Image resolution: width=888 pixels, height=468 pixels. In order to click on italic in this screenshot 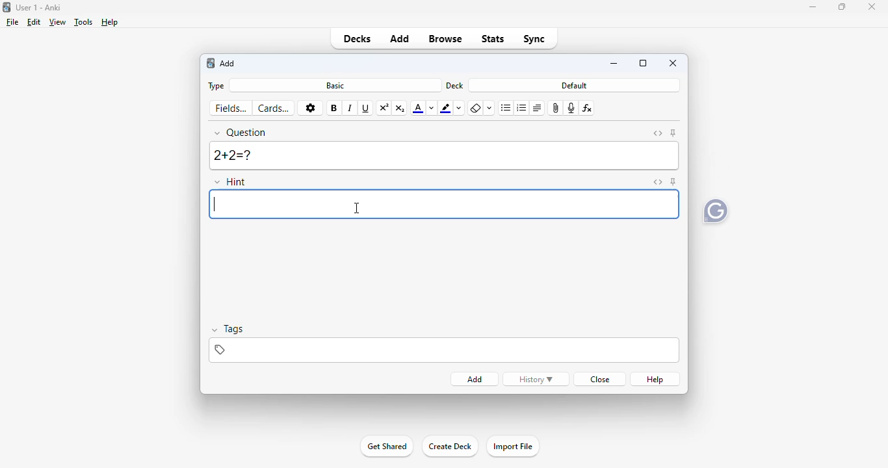, I will do `click(350, 109)`.